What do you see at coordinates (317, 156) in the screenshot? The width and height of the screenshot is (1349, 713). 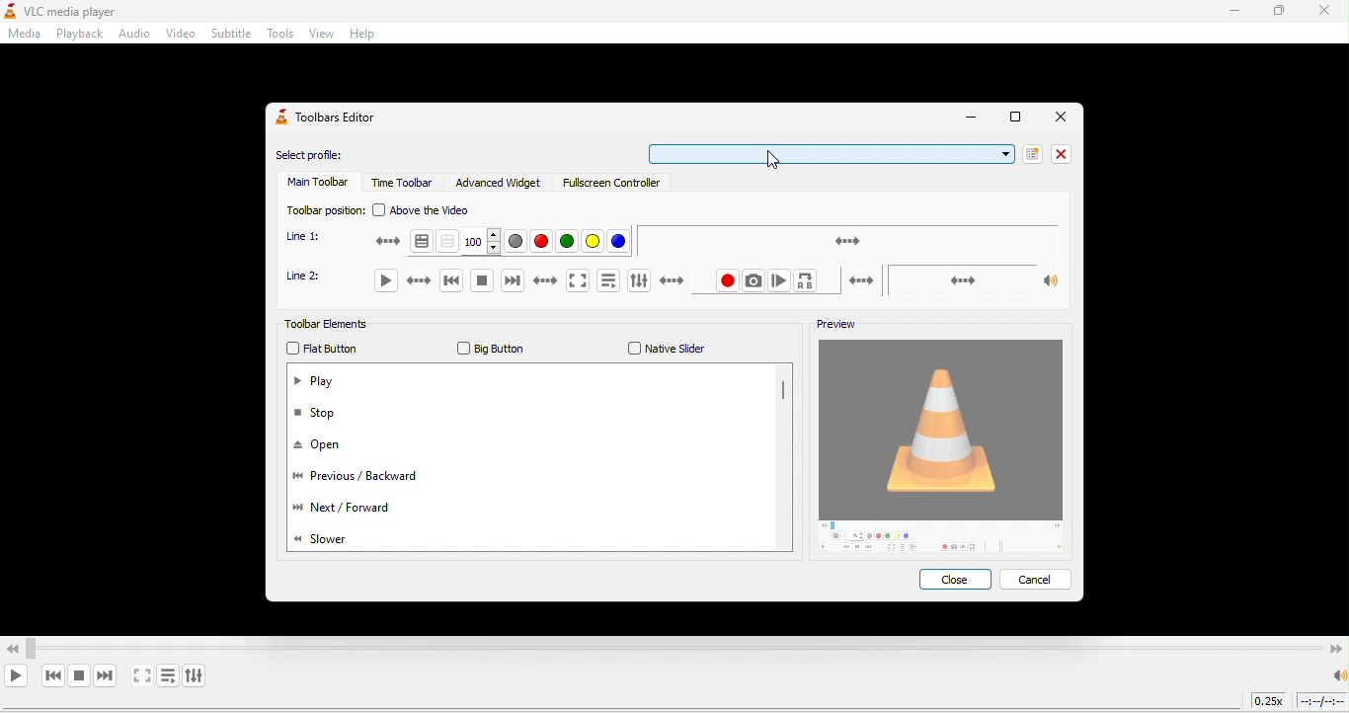 I see `select profile` at bounding box center [317, 156].